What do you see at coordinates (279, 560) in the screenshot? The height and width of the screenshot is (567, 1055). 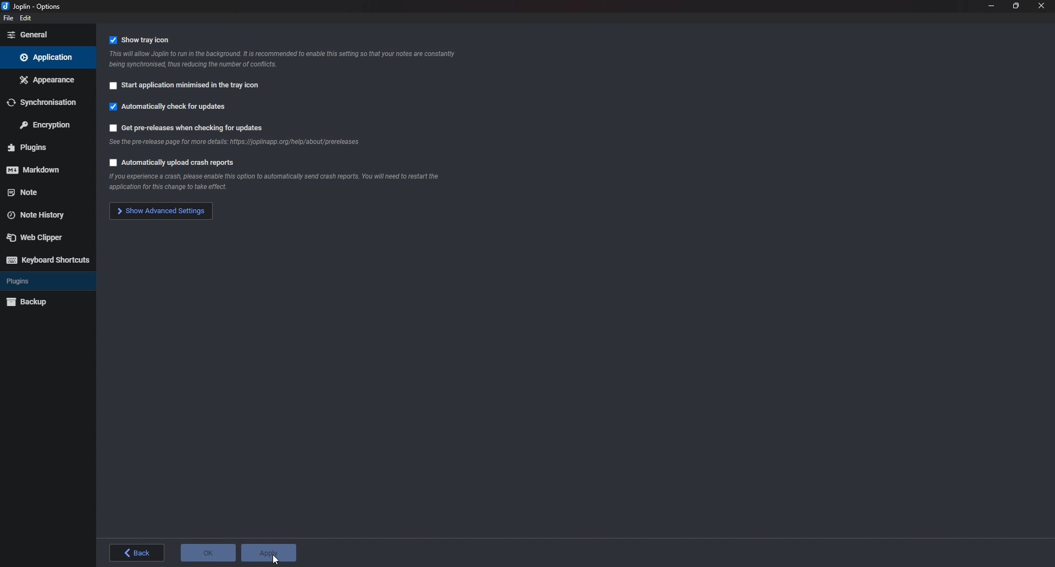 I see `cursor` at bounding box center [279, 560].